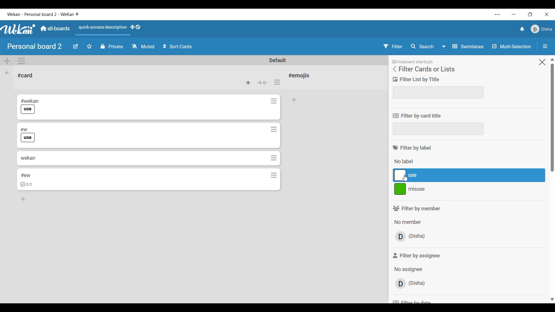  Describe the element at coordinates (29, 138) in the screenshot. I see `use` at that location.